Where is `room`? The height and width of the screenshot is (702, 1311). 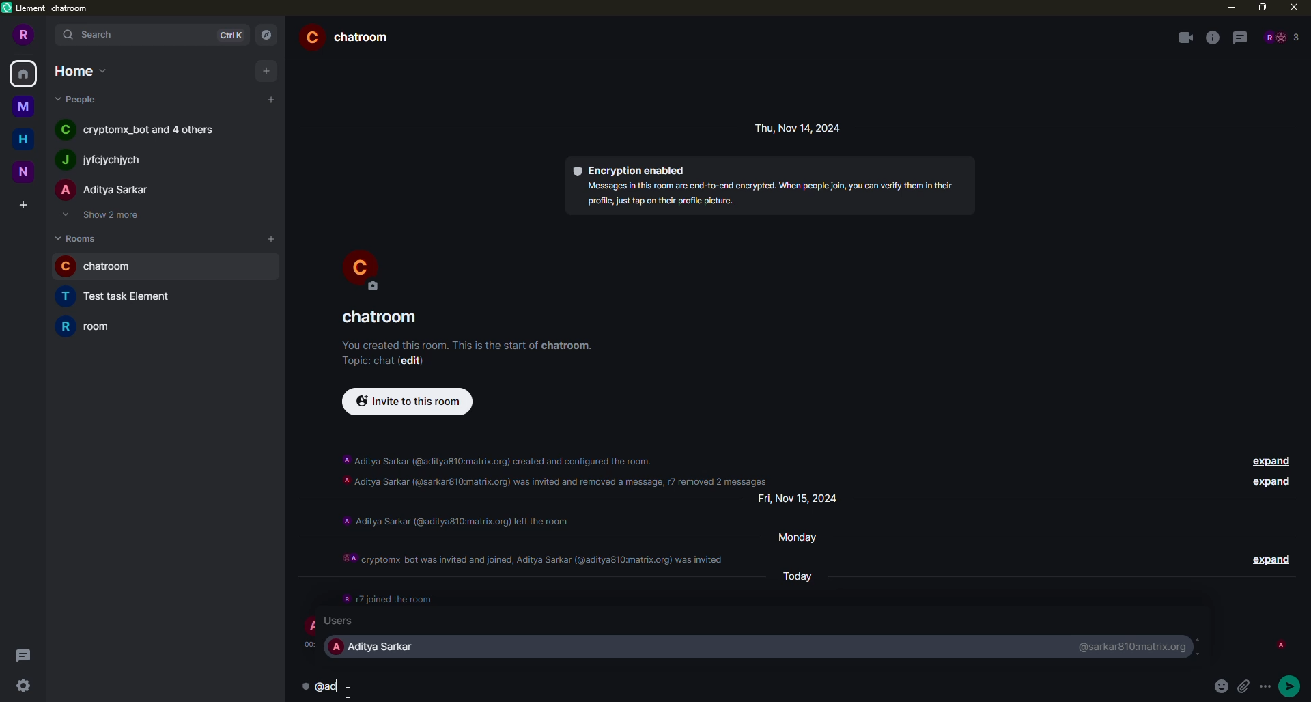 room is located at coordinates (351, 36).